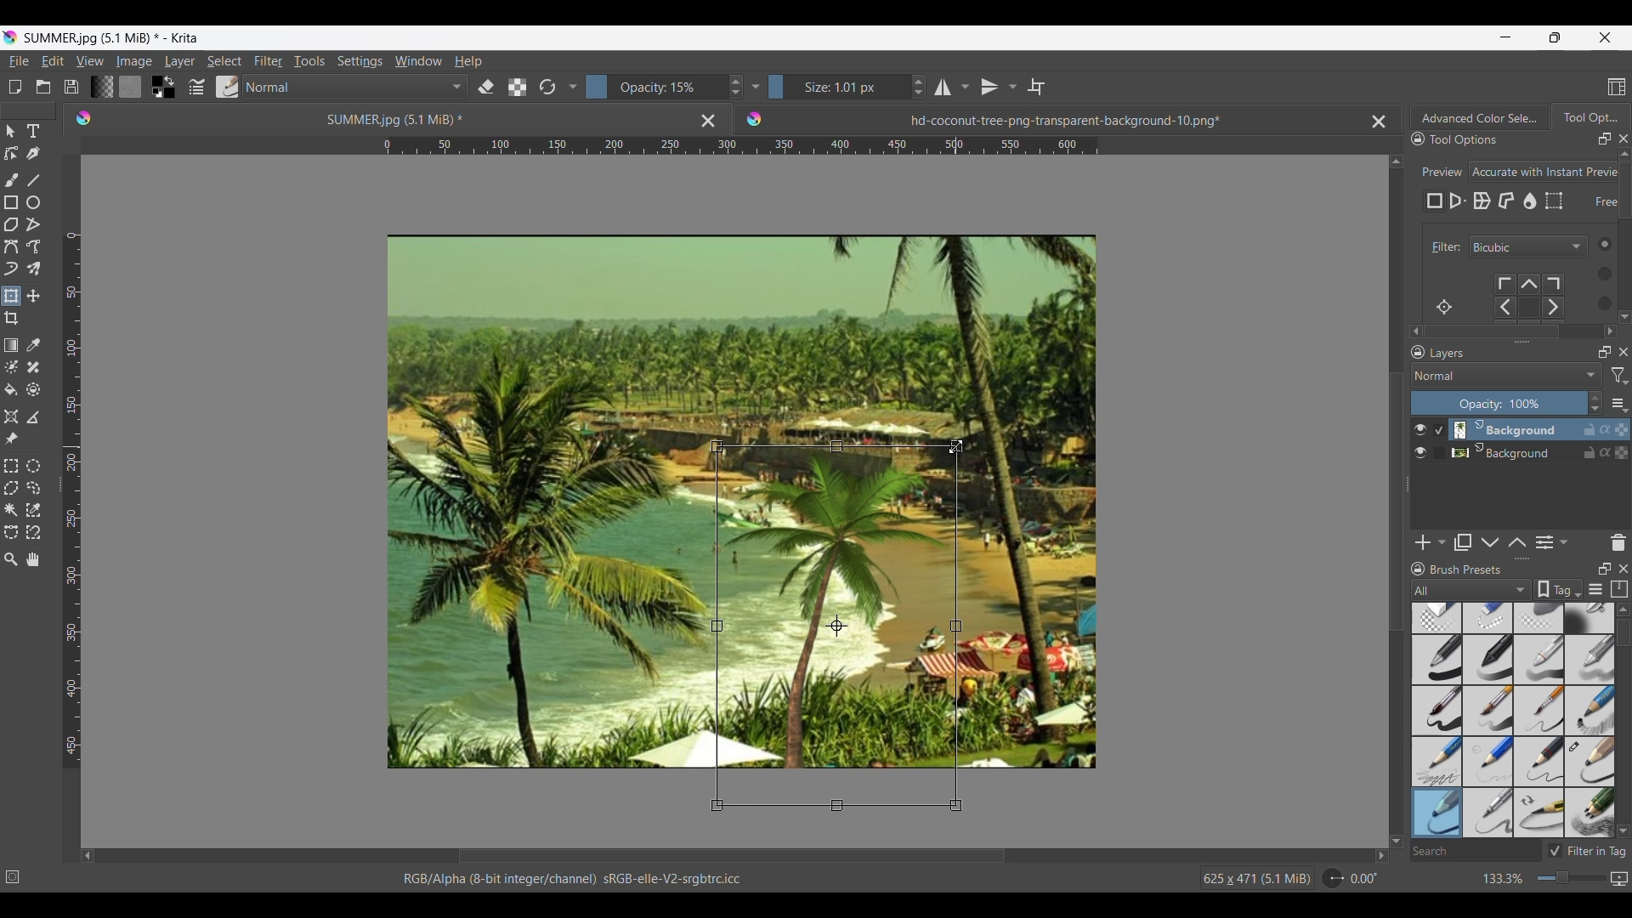 This screenshot has height=918, width=1632. I want to click on pencil 1 - hard, so click(1488, 761).